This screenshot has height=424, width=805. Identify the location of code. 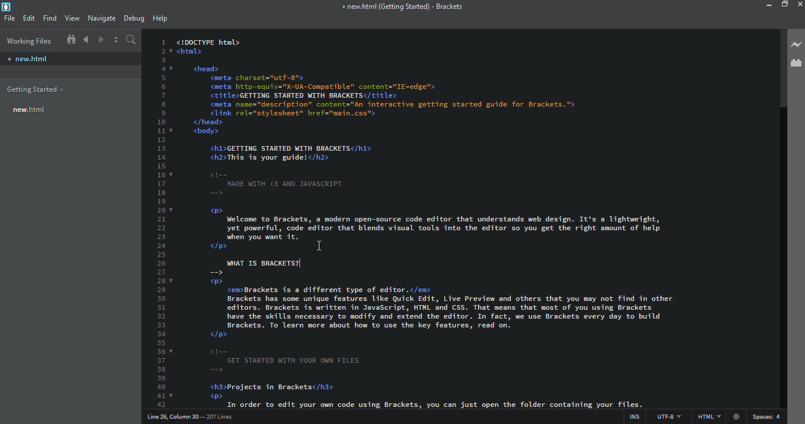
(258, 264).